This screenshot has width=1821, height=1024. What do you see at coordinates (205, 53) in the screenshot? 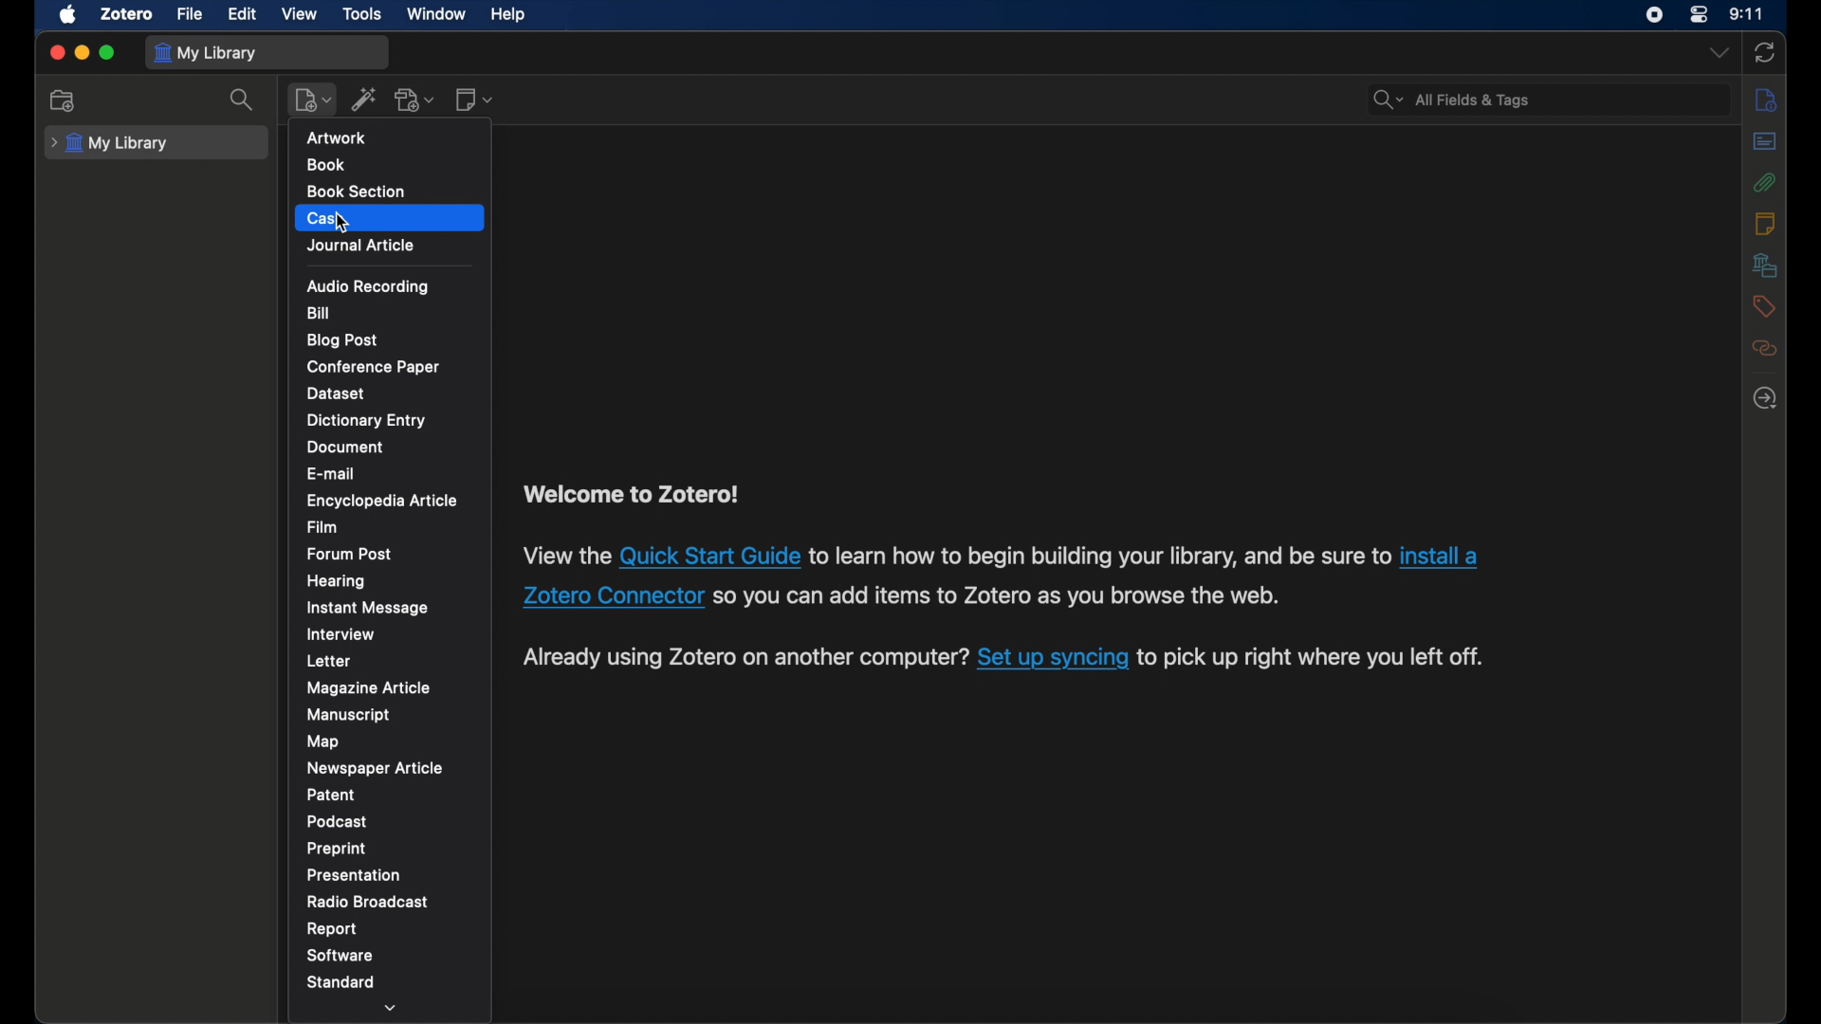
I see `my library` at bounding box center [205, 53].